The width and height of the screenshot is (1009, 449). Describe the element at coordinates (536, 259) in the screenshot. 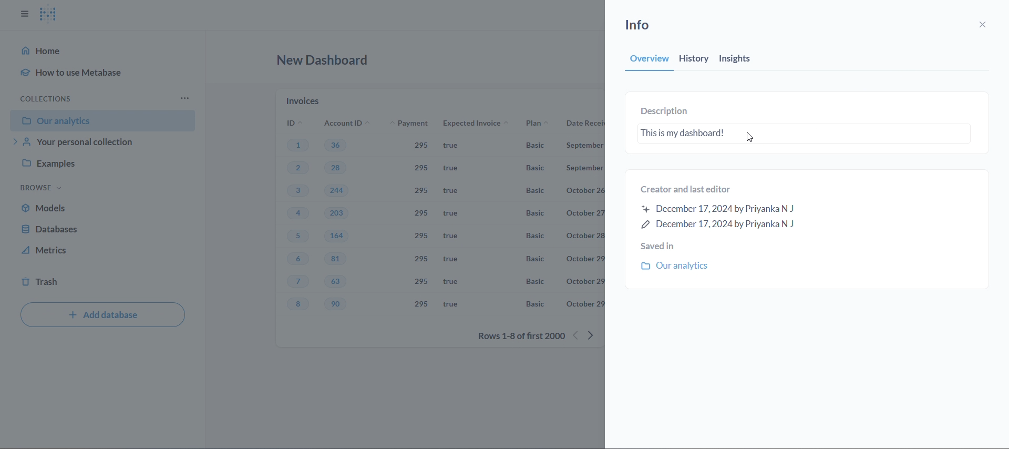

I see `Basic` at that location.